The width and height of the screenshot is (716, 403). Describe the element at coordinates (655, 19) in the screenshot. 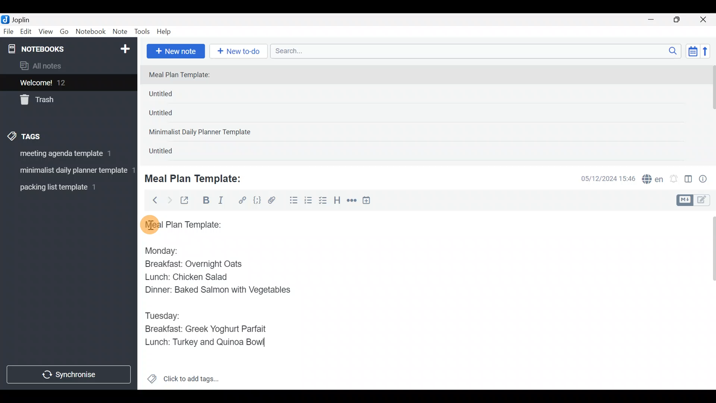

I see `Minimize` at that location.